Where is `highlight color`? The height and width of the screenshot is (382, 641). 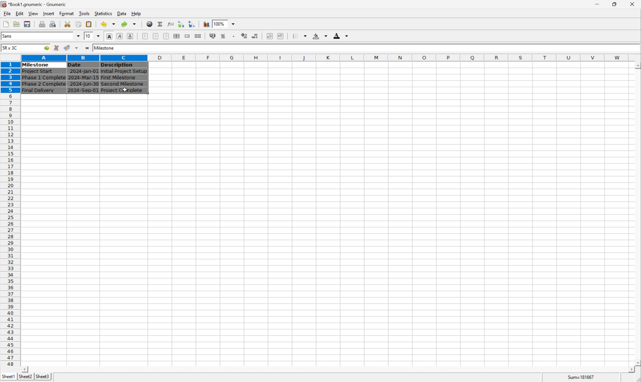
highlight color is located at coordinates (319, 35).